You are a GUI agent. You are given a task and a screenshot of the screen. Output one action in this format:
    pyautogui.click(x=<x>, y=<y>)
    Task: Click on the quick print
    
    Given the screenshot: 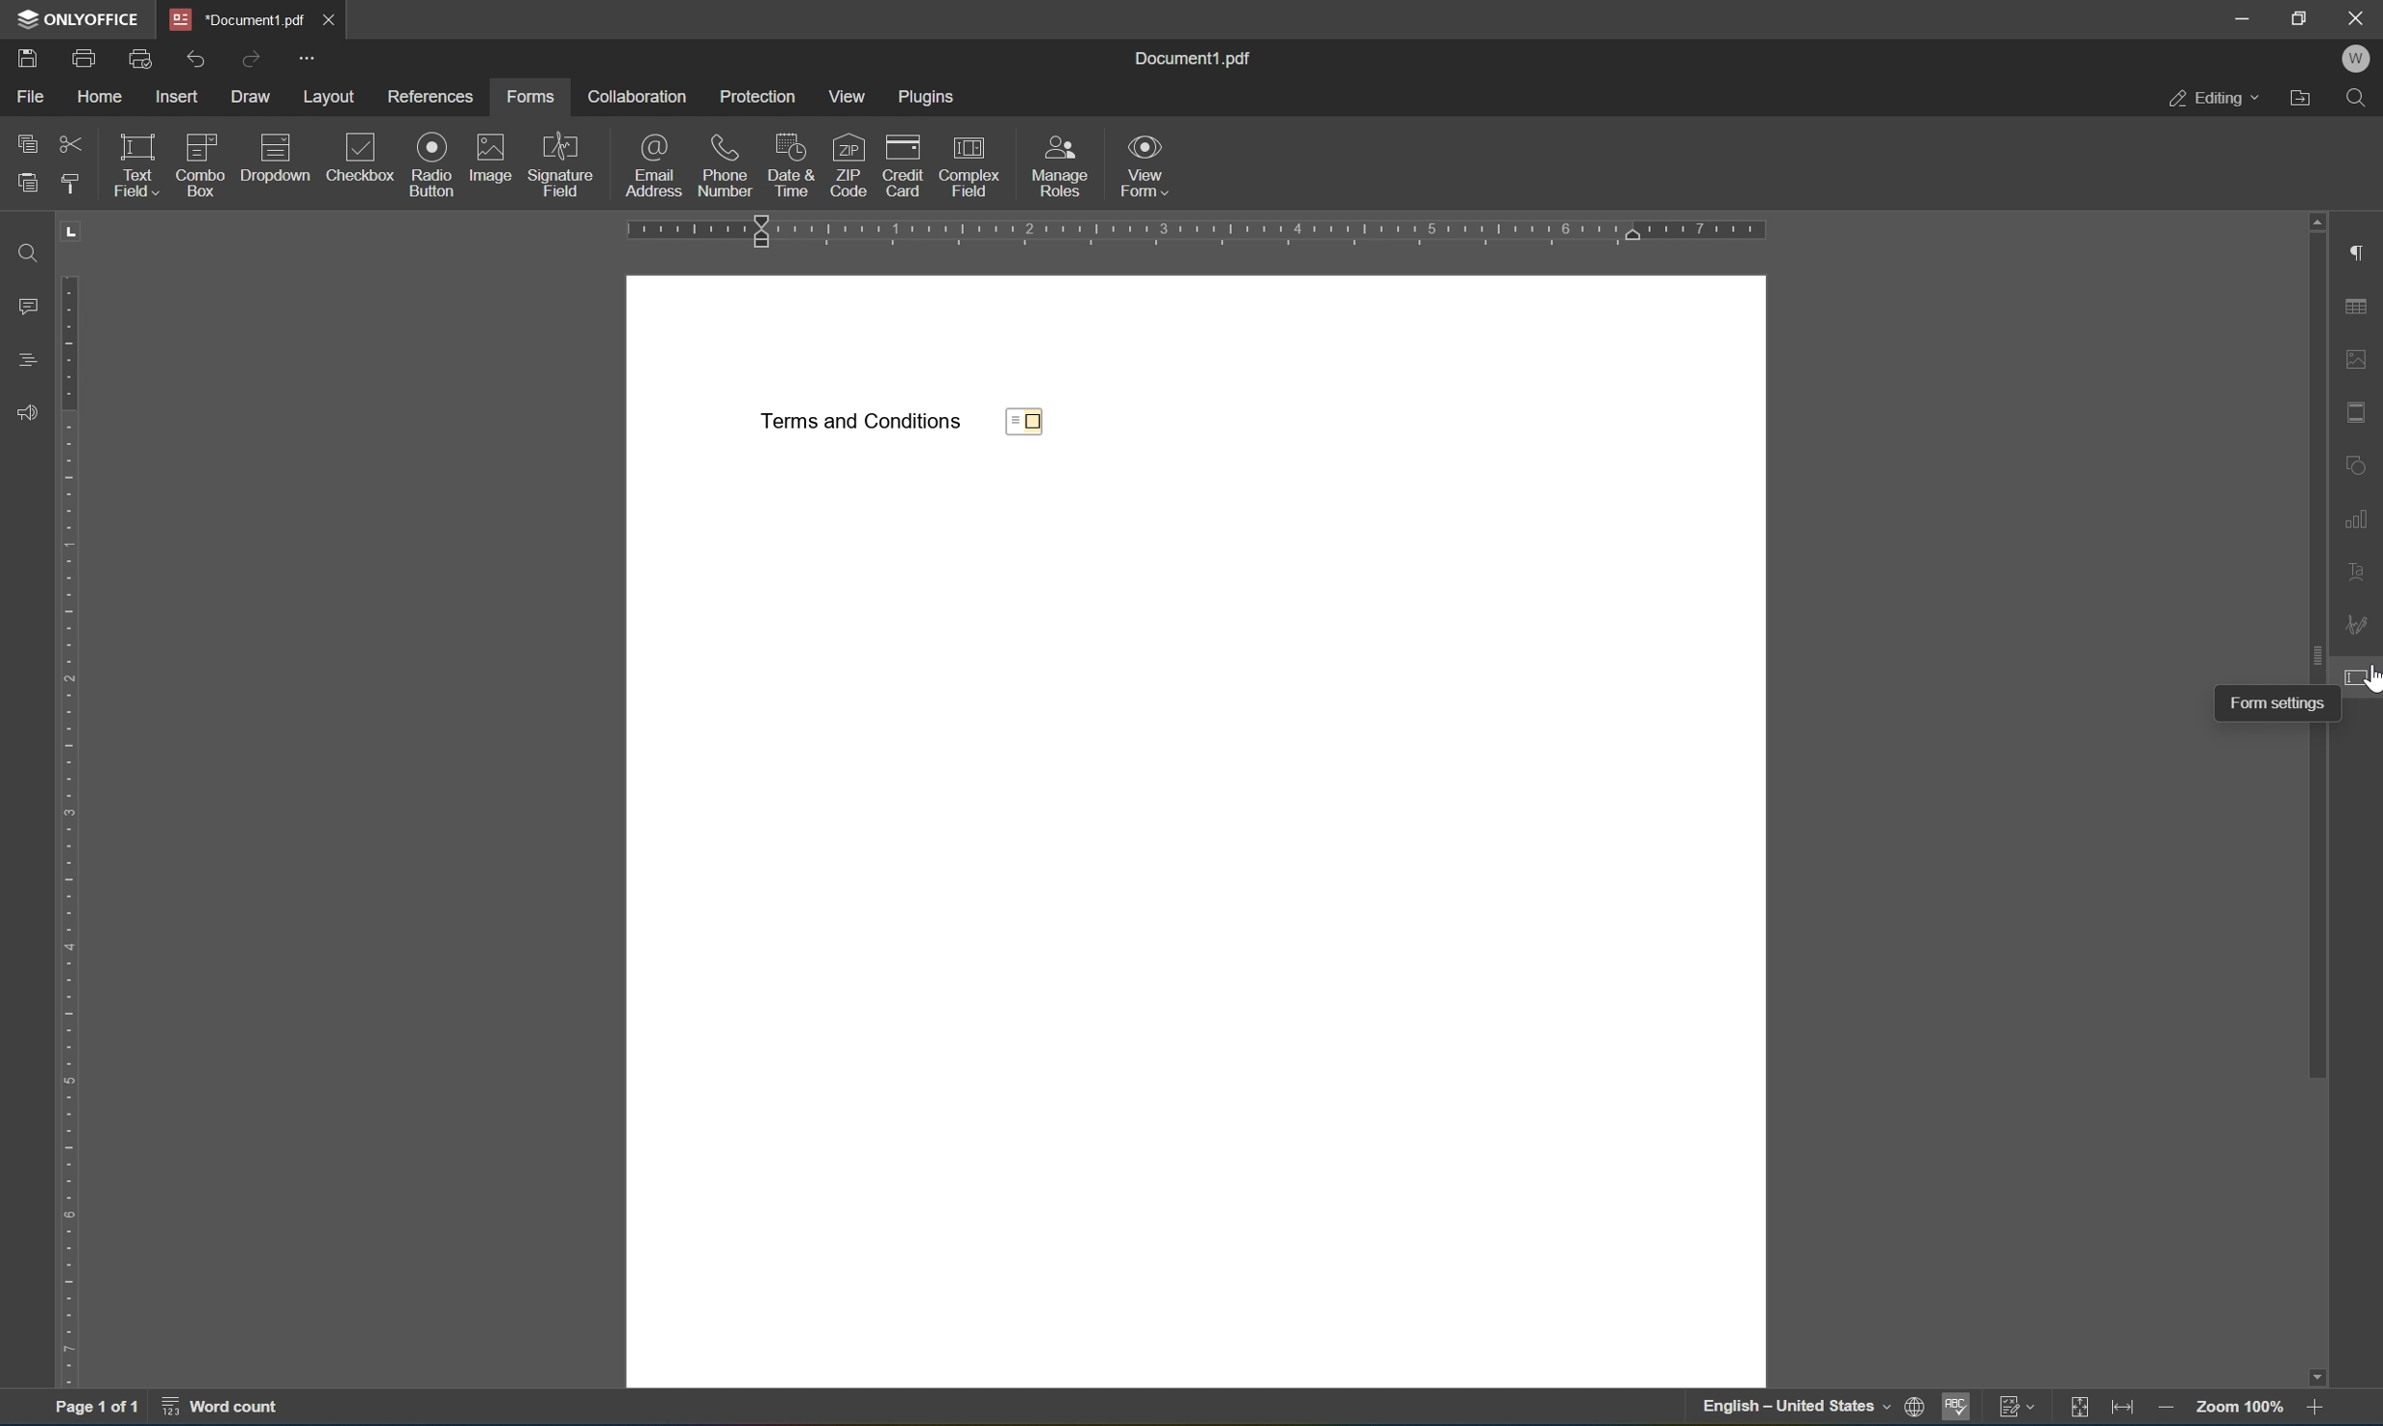 What is the action you would take?
    pyautogui.click(x=141, y=58)
    